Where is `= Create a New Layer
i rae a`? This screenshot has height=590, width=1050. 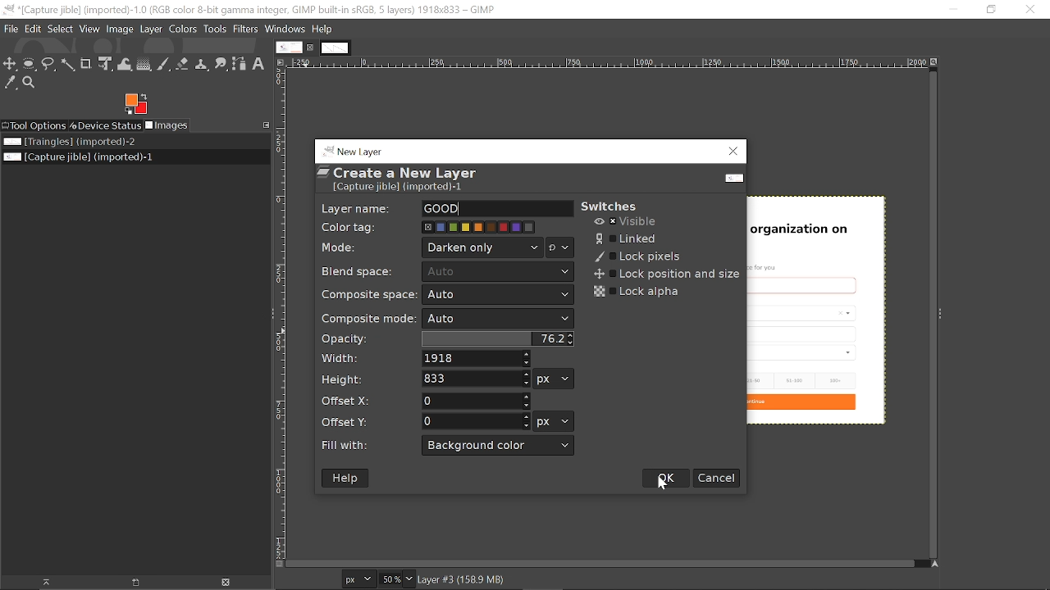
= Create a New Layer
i rae a is located at coordinates (404, 178).